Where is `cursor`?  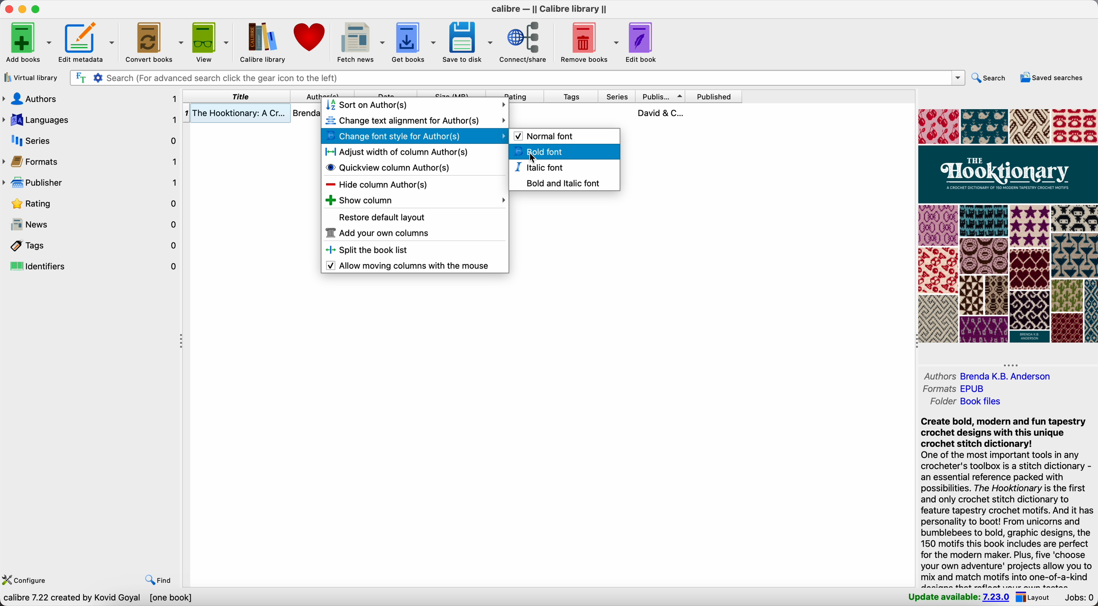
cursor is located at coordinates (530, 161).